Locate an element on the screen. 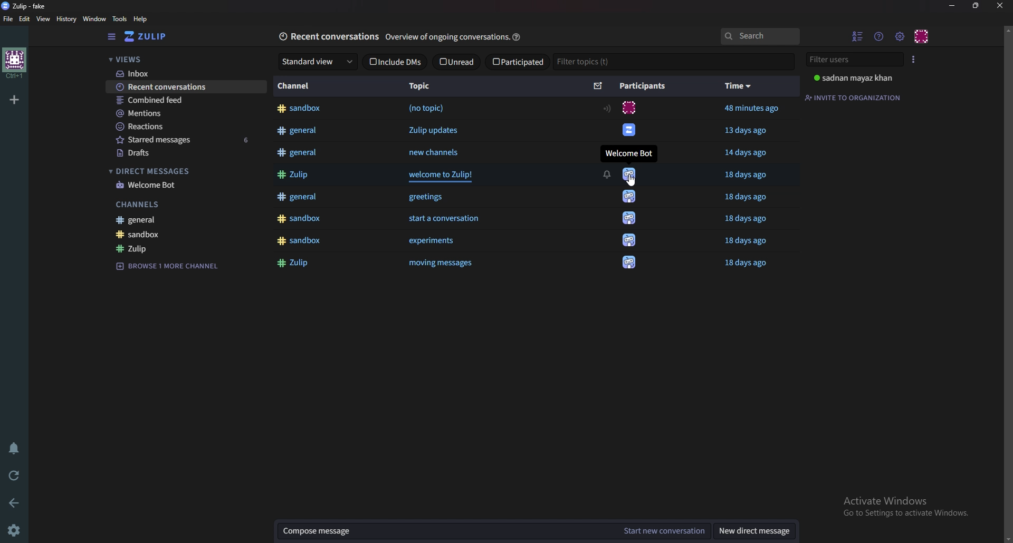 The image size is (1013, 543). Reload is located at coordinates (14, 476).